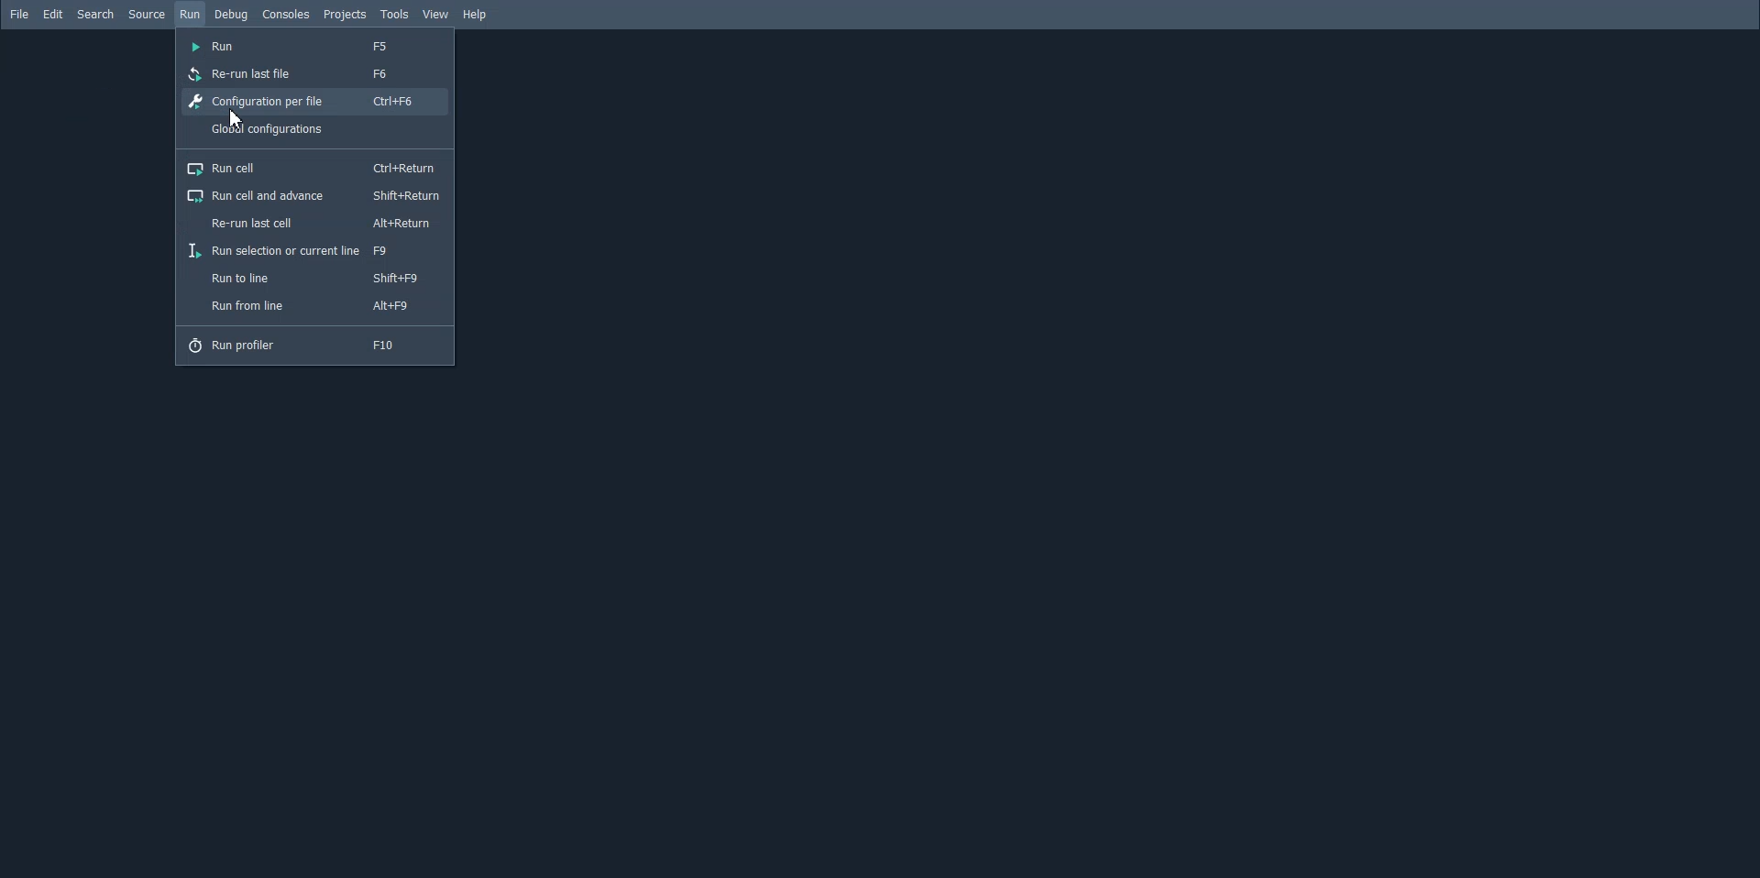 The width and height of the screenshot is (1760, 878). Describe the element at coordinates (95, 14) in the screenshot. I see `Search` at that location.